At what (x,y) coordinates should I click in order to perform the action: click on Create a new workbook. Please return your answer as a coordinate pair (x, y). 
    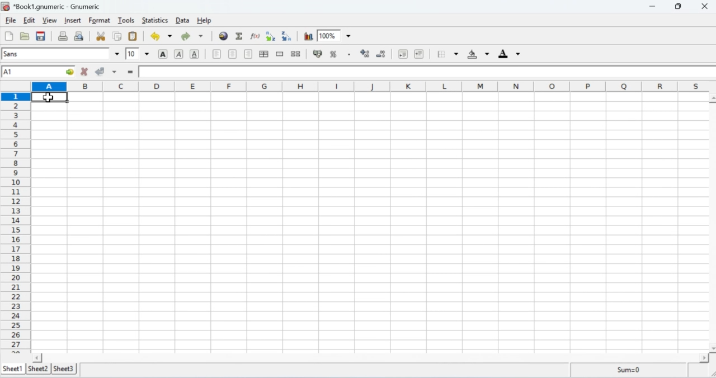
    Looking at the image, I should click on (8, 36).